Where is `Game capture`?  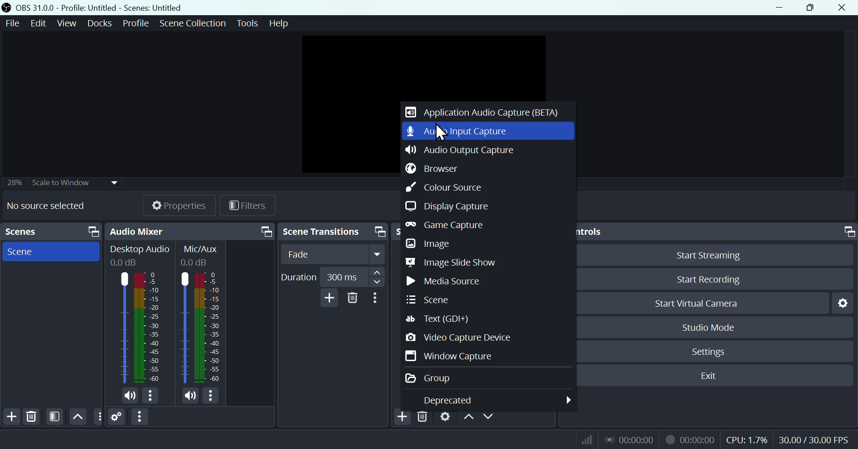 Game capture is located at coordinates (451, 225).